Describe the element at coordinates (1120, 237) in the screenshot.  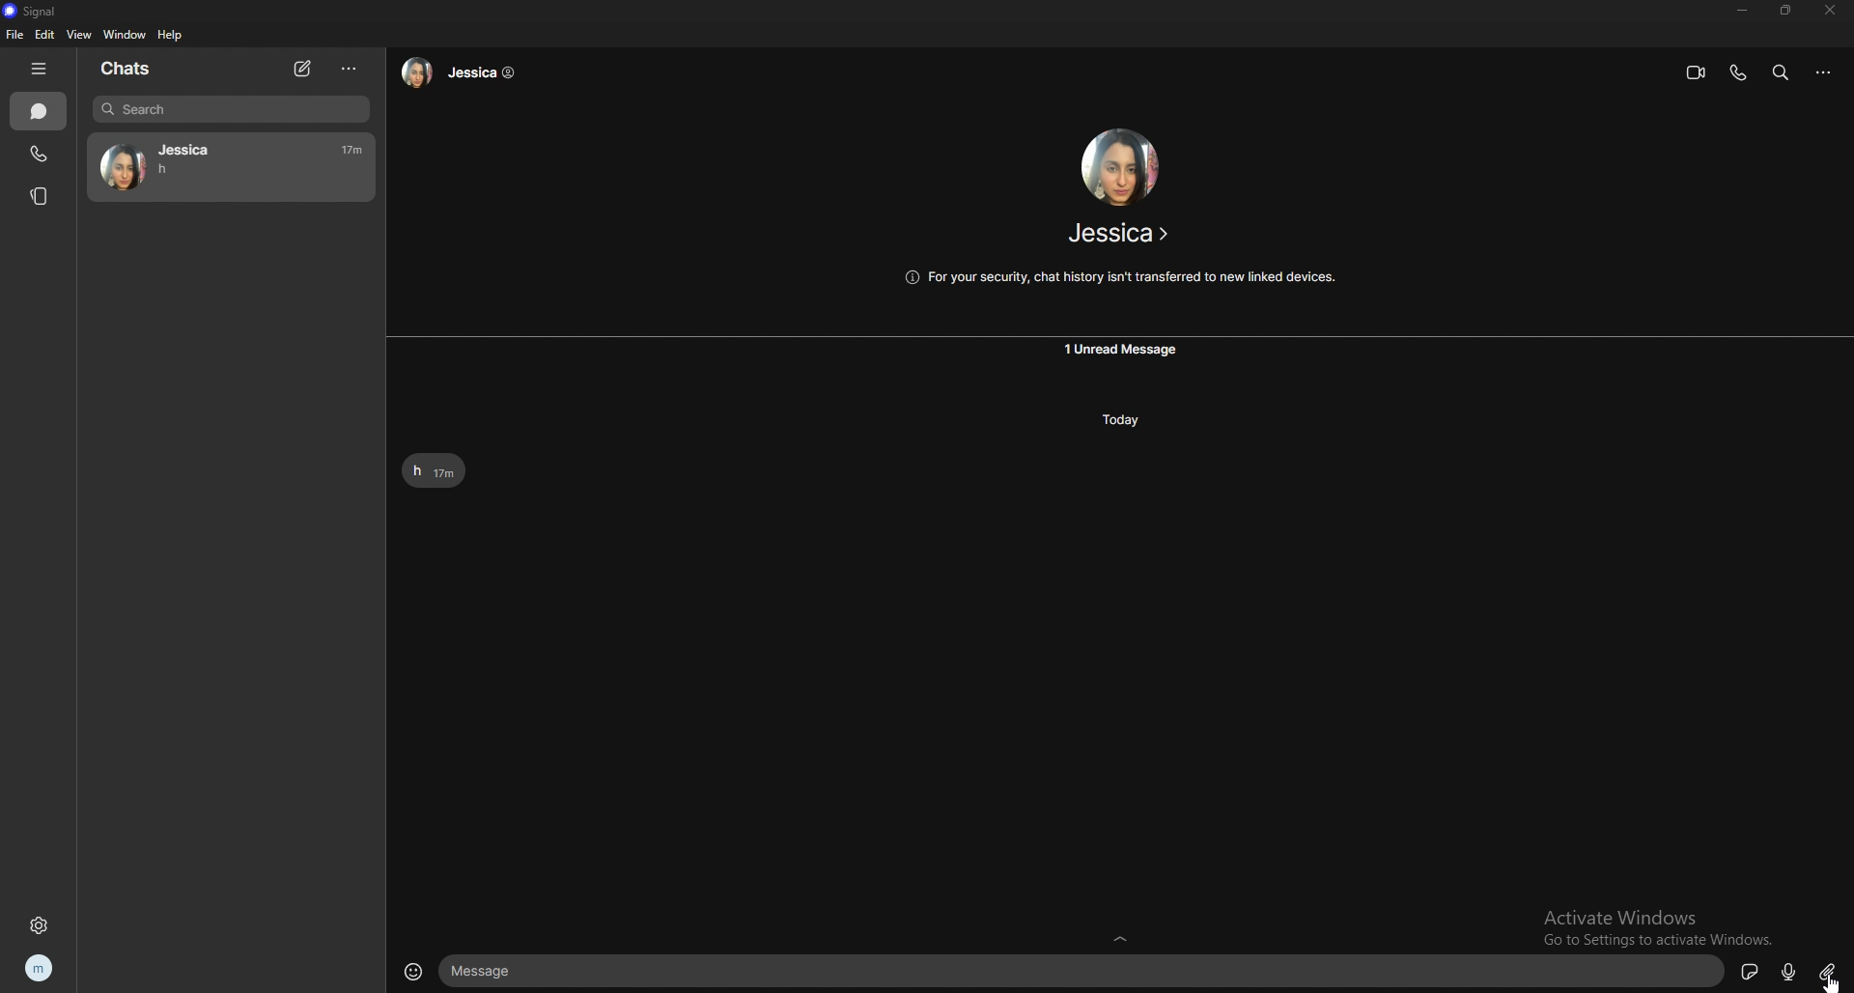
I see `Jessica >` at that location.